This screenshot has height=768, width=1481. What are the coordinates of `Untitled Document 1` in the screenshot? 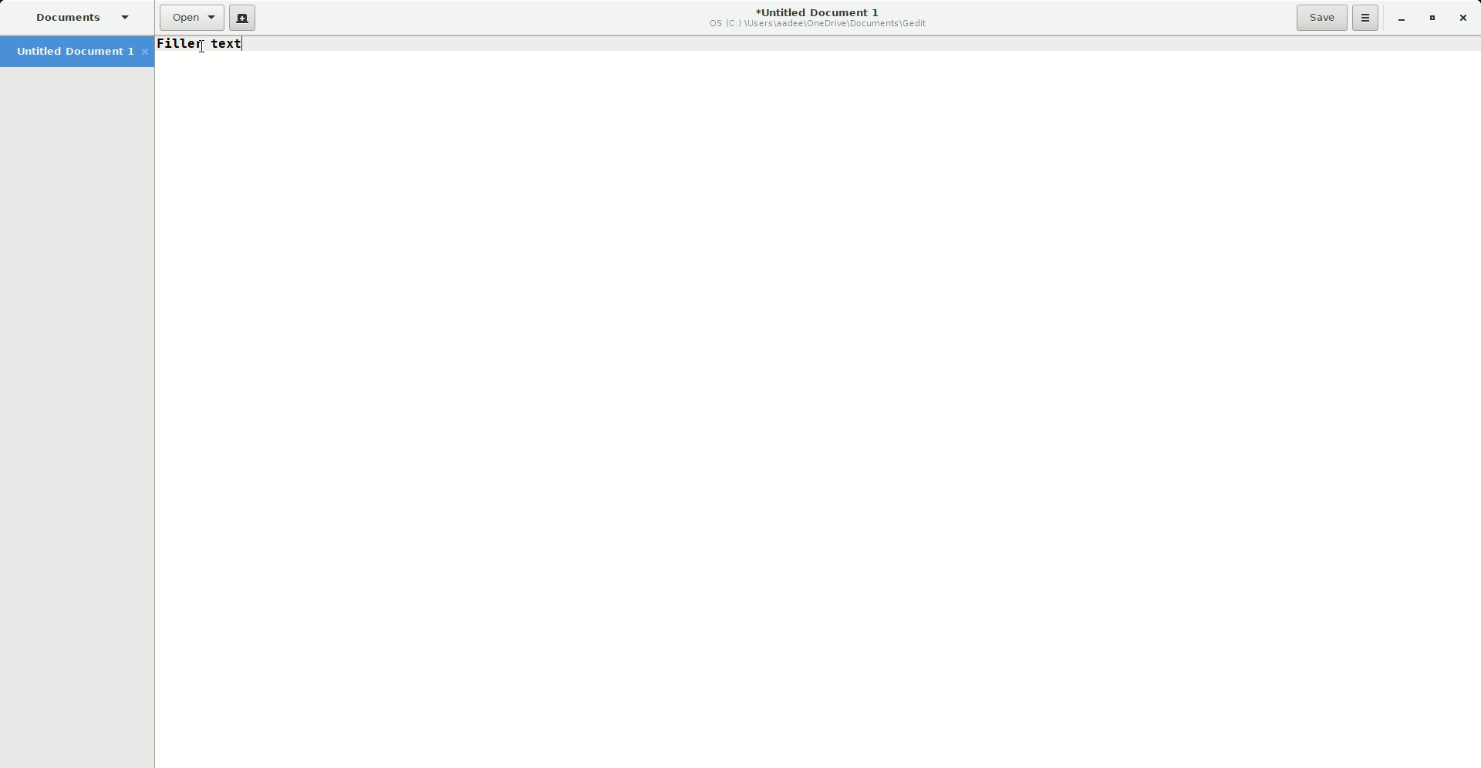 It's located at (815, 19).